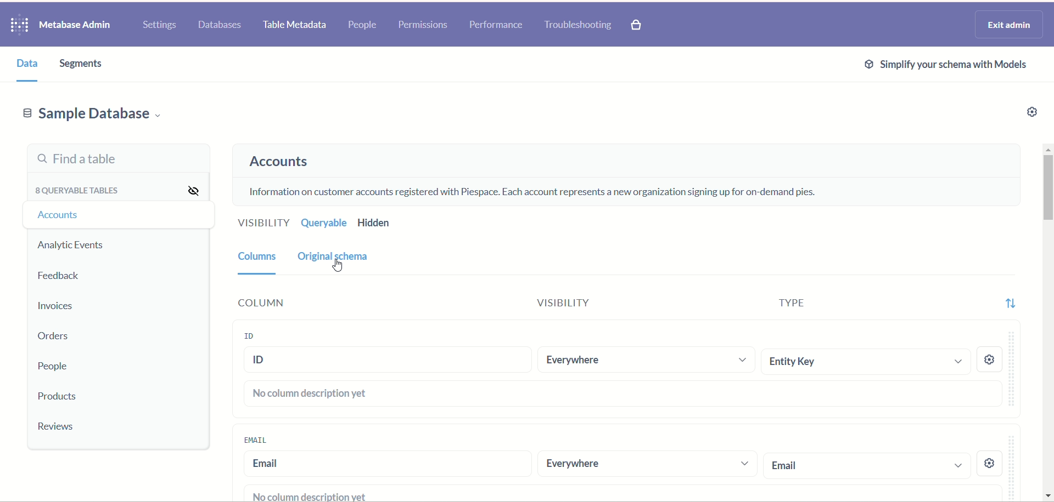 The width and height of the screenshot is (1054, 502). What do you see at coordinates (378, 223) in the screenshot?
I see `hidden` at bounding box center [378, 223].